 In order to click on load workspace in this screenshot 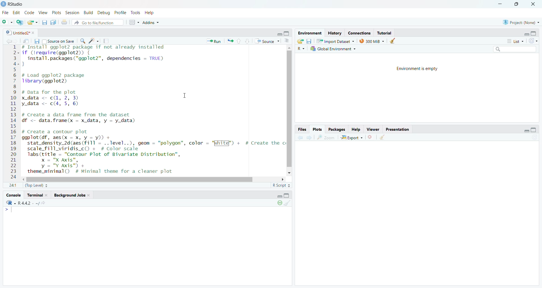, I will do `click(301, 41)`.